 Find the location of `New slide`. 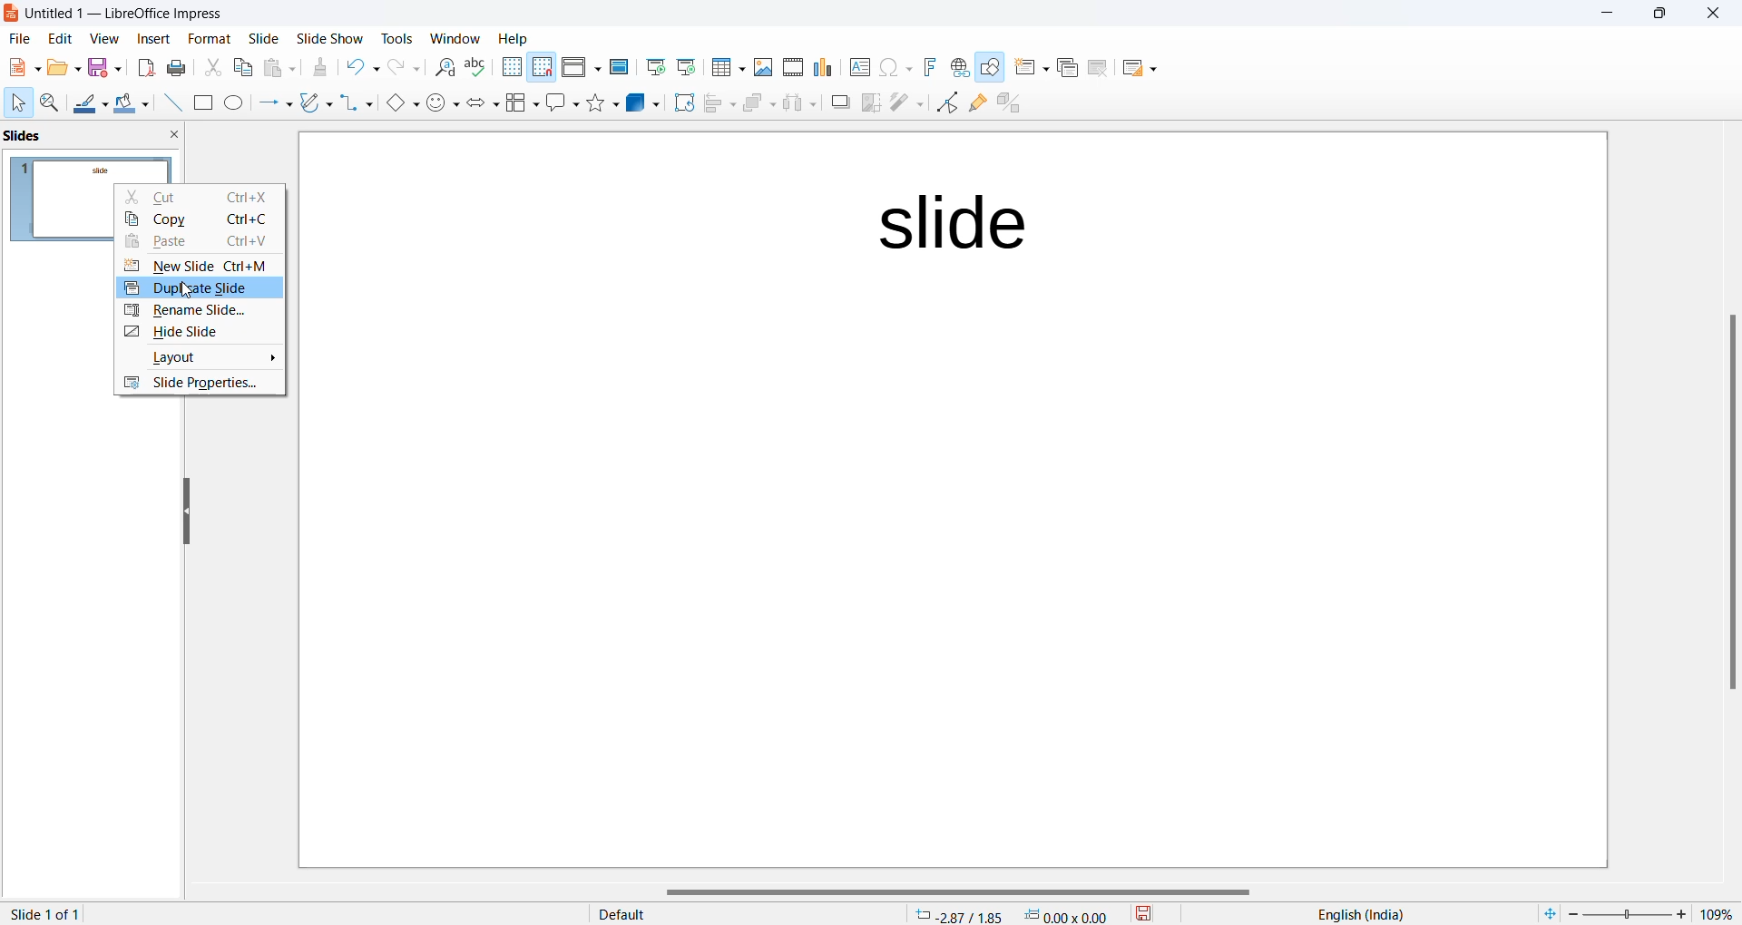

New slide is located at coordinates (204, 265).